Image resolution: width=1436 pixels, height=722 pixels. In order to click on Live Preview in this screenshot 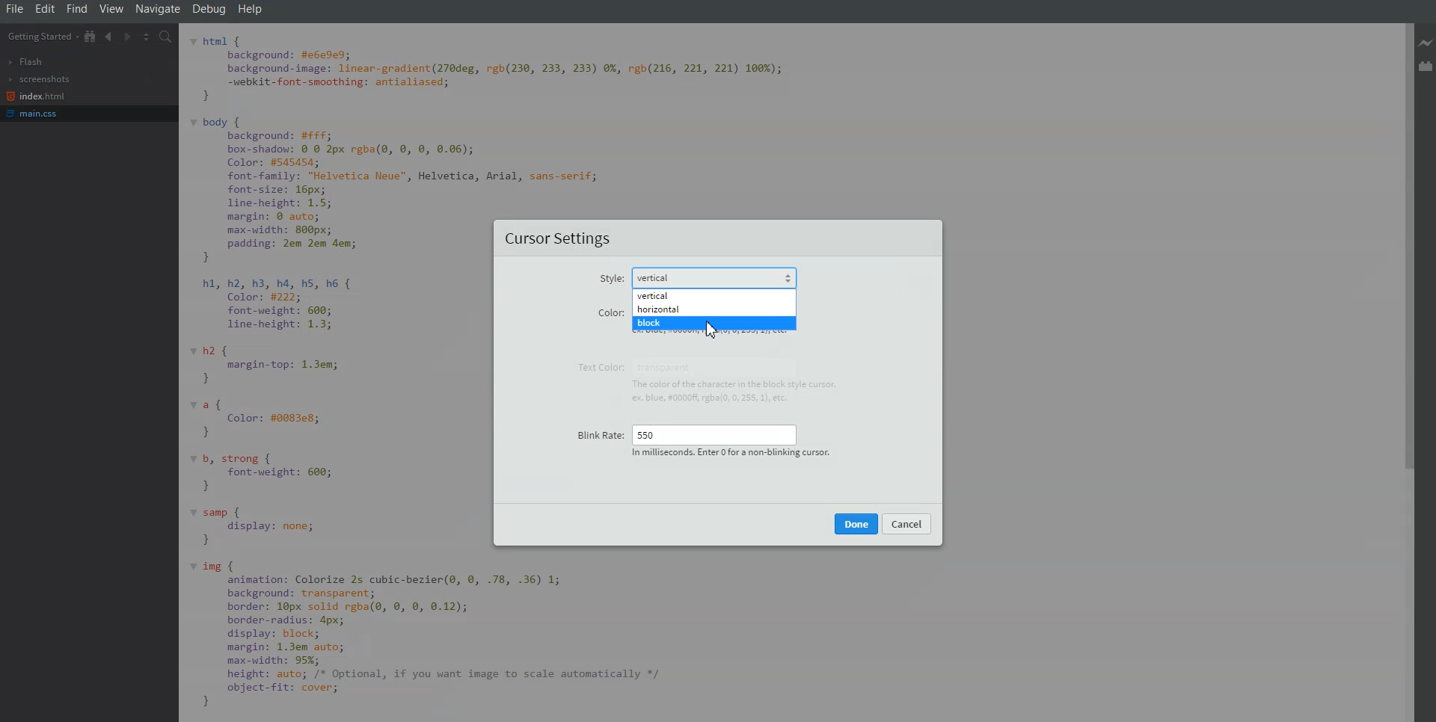, I will do `click(1427, 44)`.